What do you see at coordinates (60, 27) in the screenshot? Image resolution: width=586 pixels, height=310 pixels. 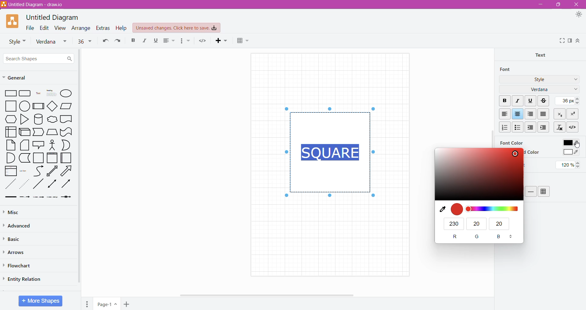 I see `View` at bounding box center [60, 27].